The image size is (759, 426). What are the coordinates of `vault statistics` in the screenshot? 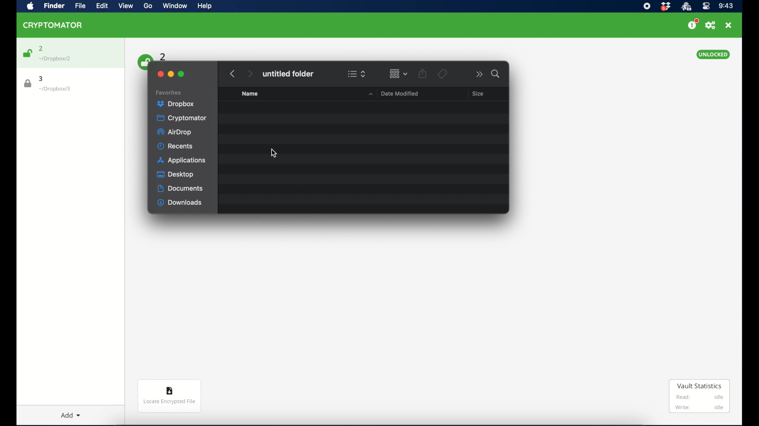 It's located at (700, 397).